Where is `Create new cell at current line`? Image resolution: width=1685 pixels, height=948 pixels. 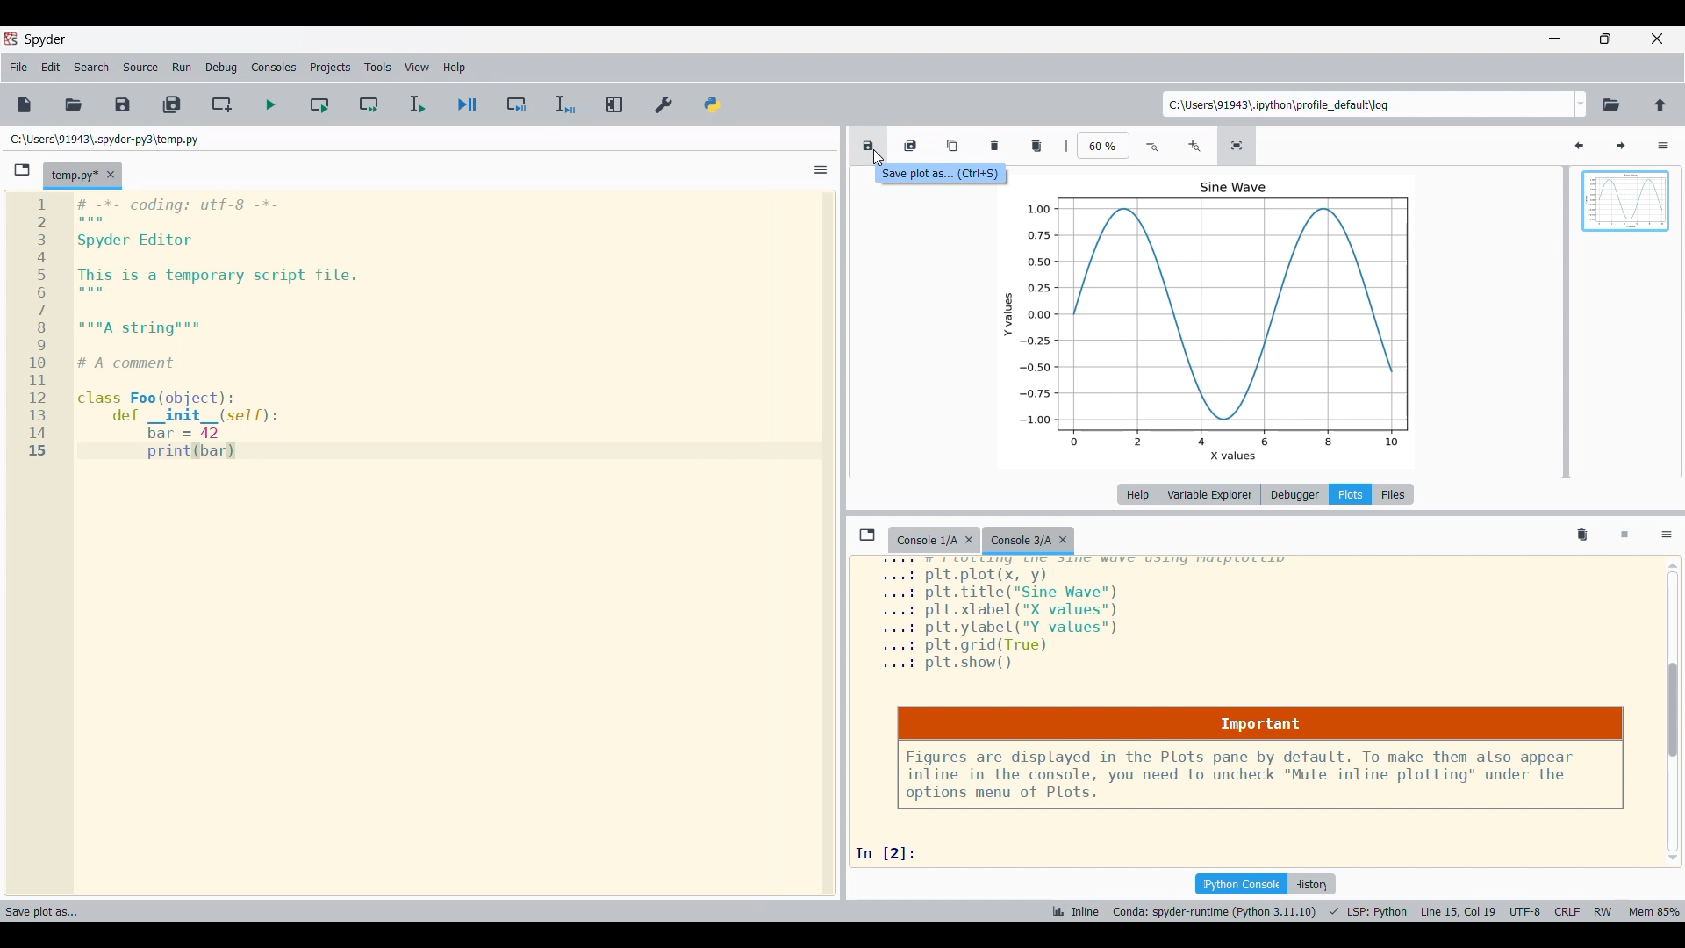
Create new cell at current line is located at coordinates (221, 104).